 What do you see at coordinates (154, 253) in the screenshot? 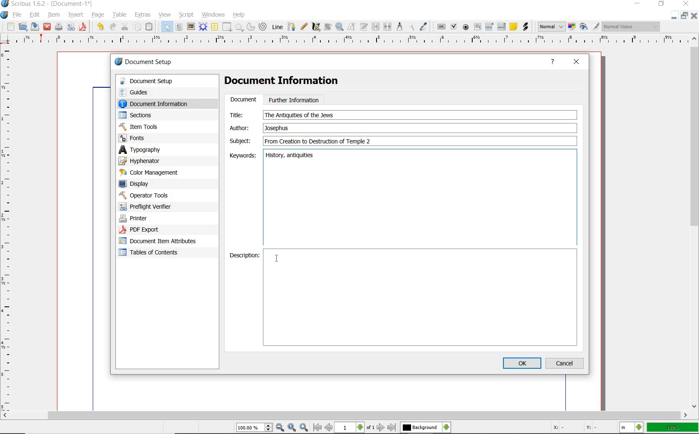
I see `tables of contents` at bounding box center [154, 253].